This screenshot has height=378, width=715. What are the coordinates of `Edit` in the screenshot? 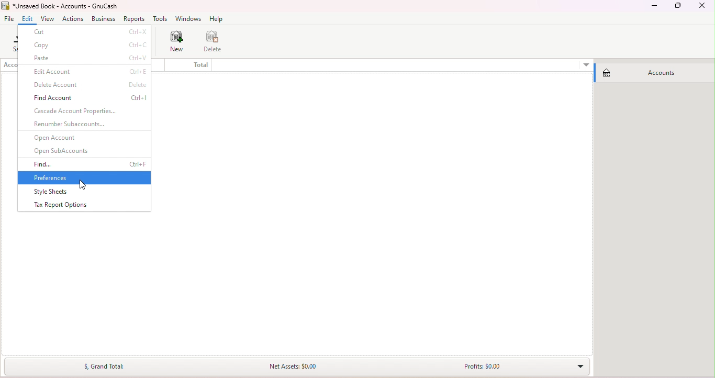 It's located at (27, 18).